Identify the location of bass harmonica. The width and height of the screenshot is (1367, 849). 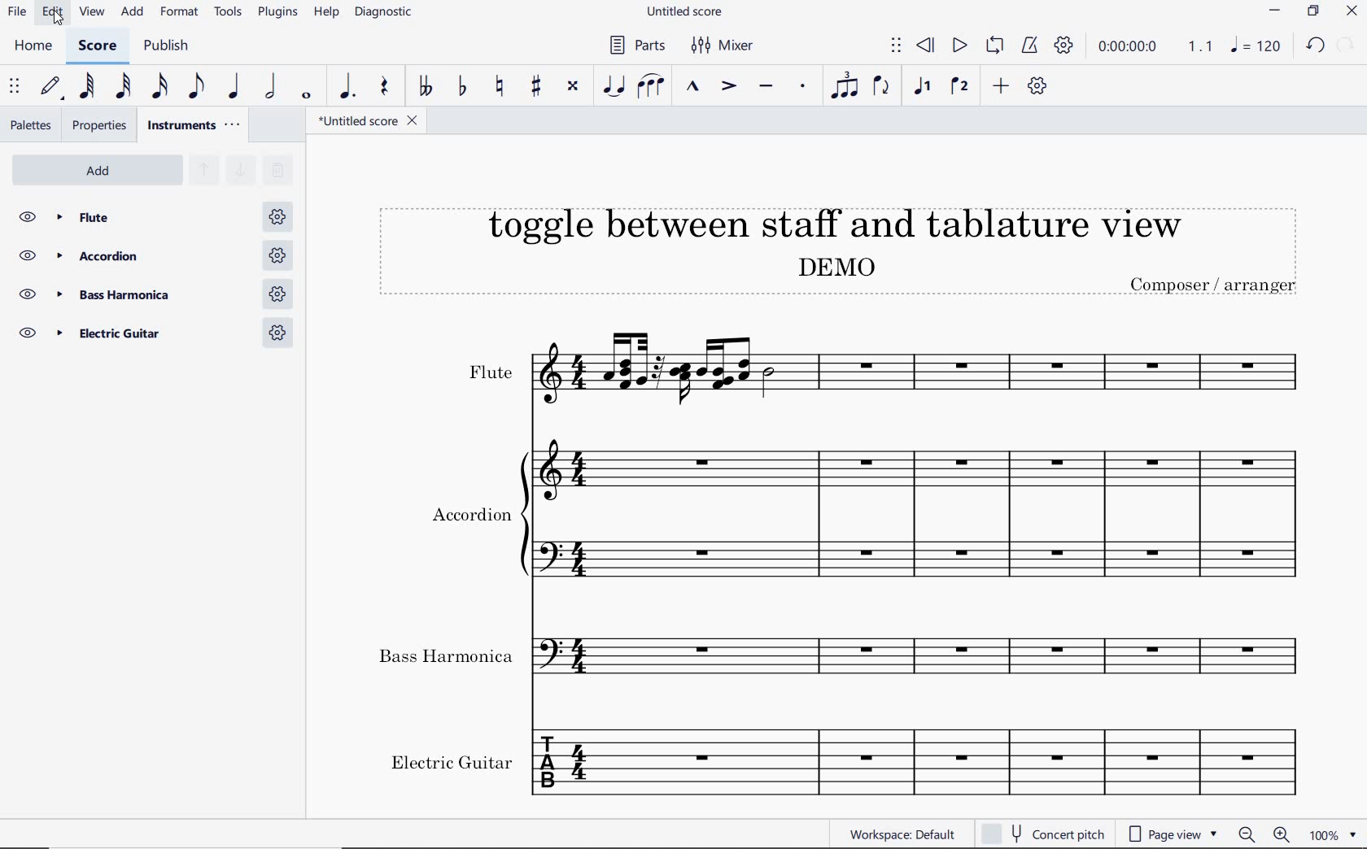
(155, 294).